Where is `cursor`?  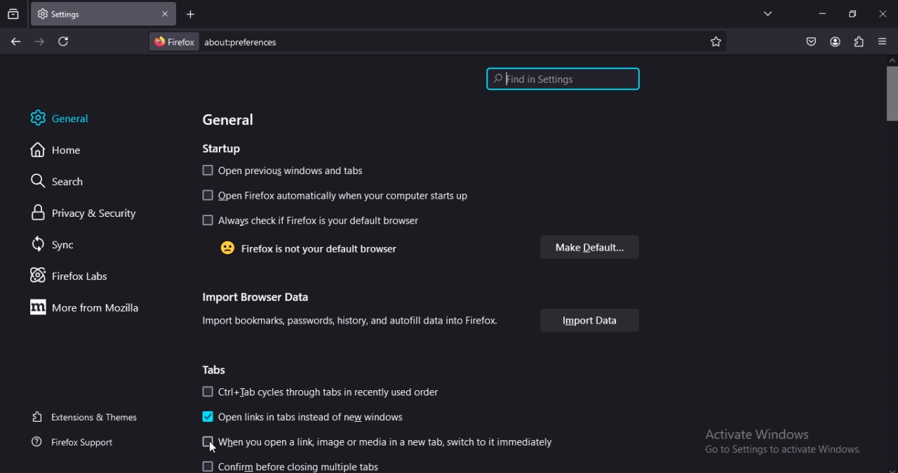
cursor is located at coordinates (211, 449).